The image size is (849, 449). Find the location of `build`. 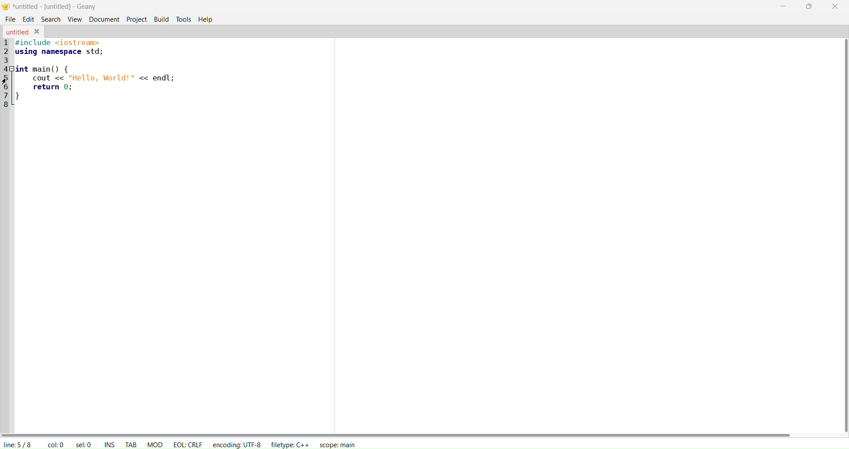

build is located at coordinates (161, 19).